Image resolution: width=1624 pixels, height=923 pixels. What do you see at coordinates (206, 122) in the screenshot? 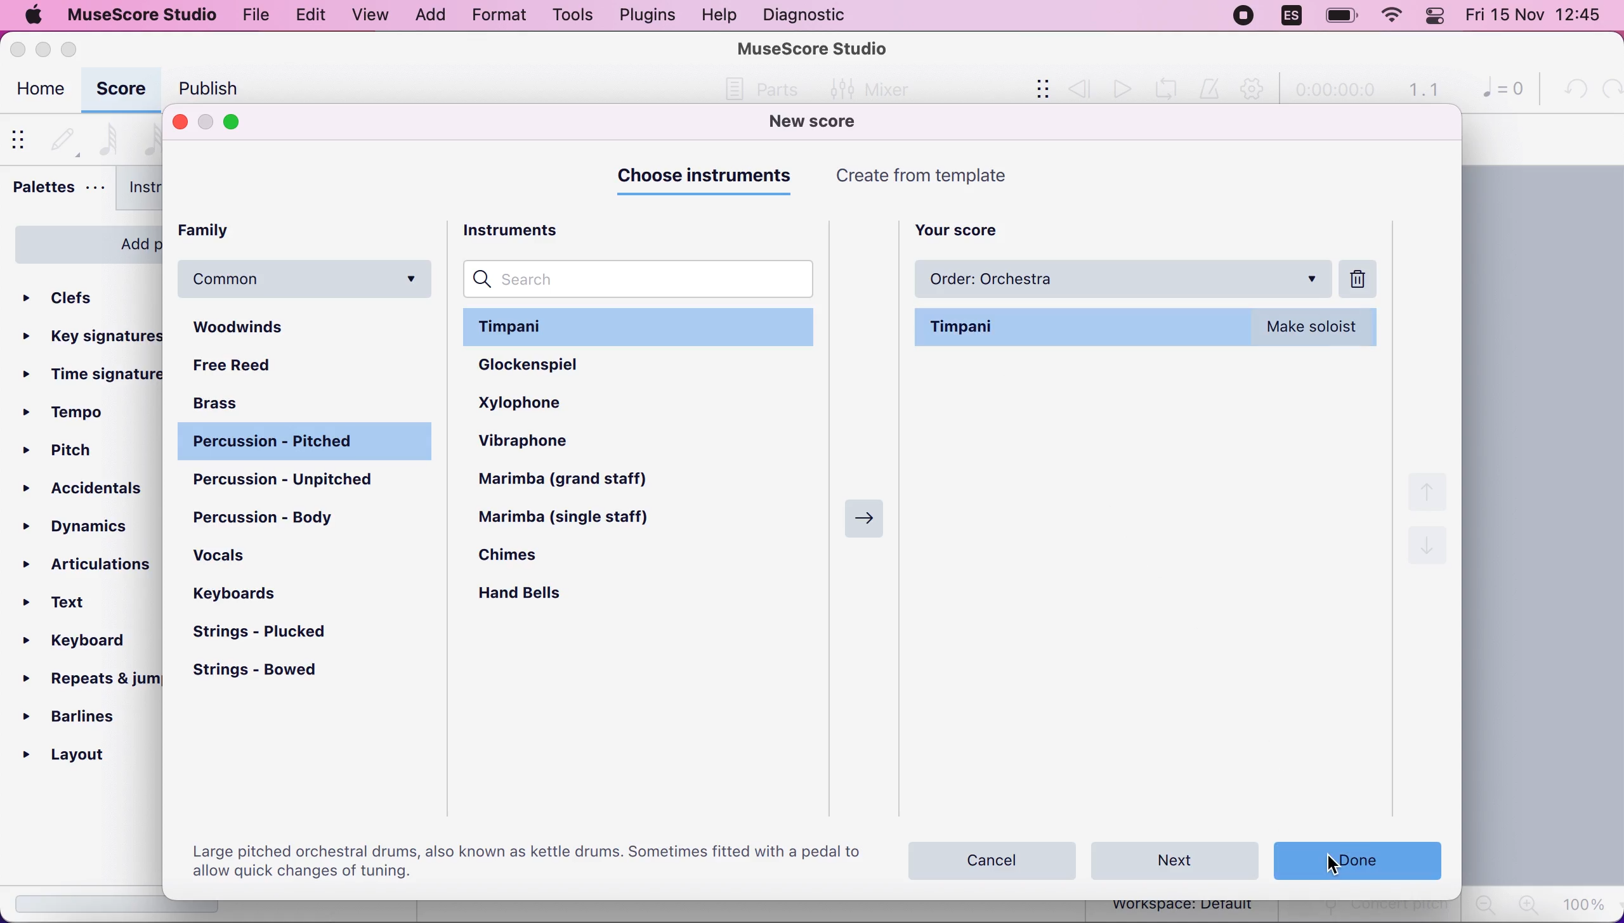
I see `minimize` at bounding box center [206, 122].